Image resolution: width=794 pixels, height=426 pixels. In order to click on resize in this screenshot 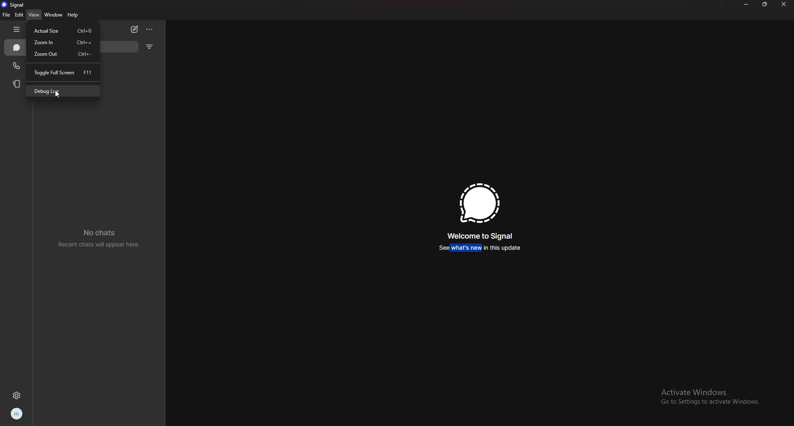, I will do `click(765, 4)`.